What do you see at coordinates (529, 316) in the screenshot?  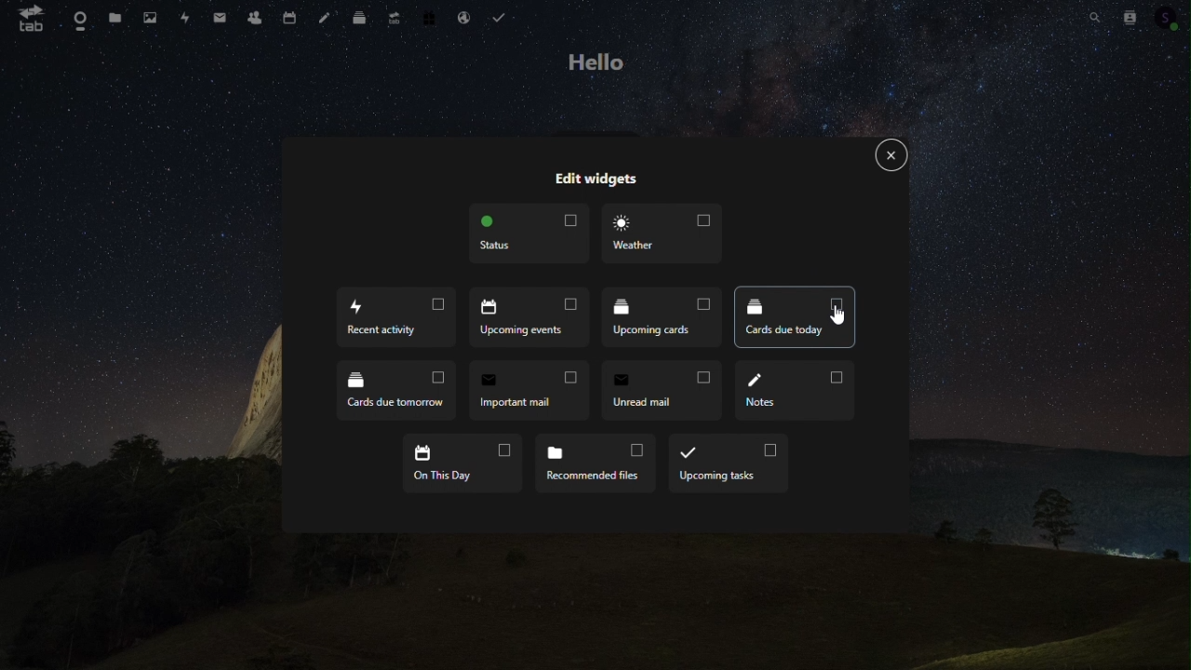 I see `Upcoming events` at bounding box center [529, 316].